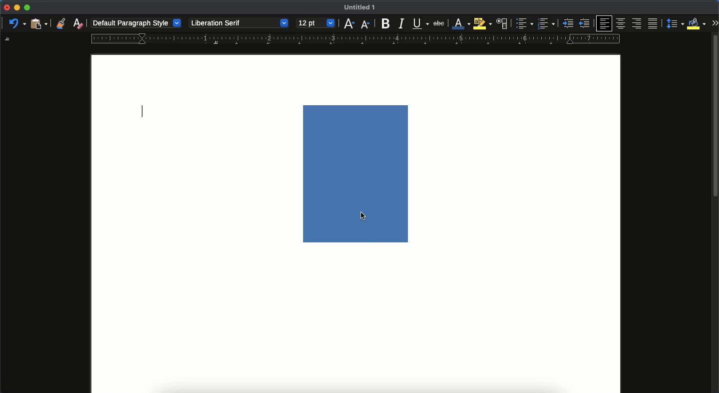 This screenshot has height=393, width=719. Describe the element at coordinates (400, 25) in the screenshot. I see `italic` at that location.